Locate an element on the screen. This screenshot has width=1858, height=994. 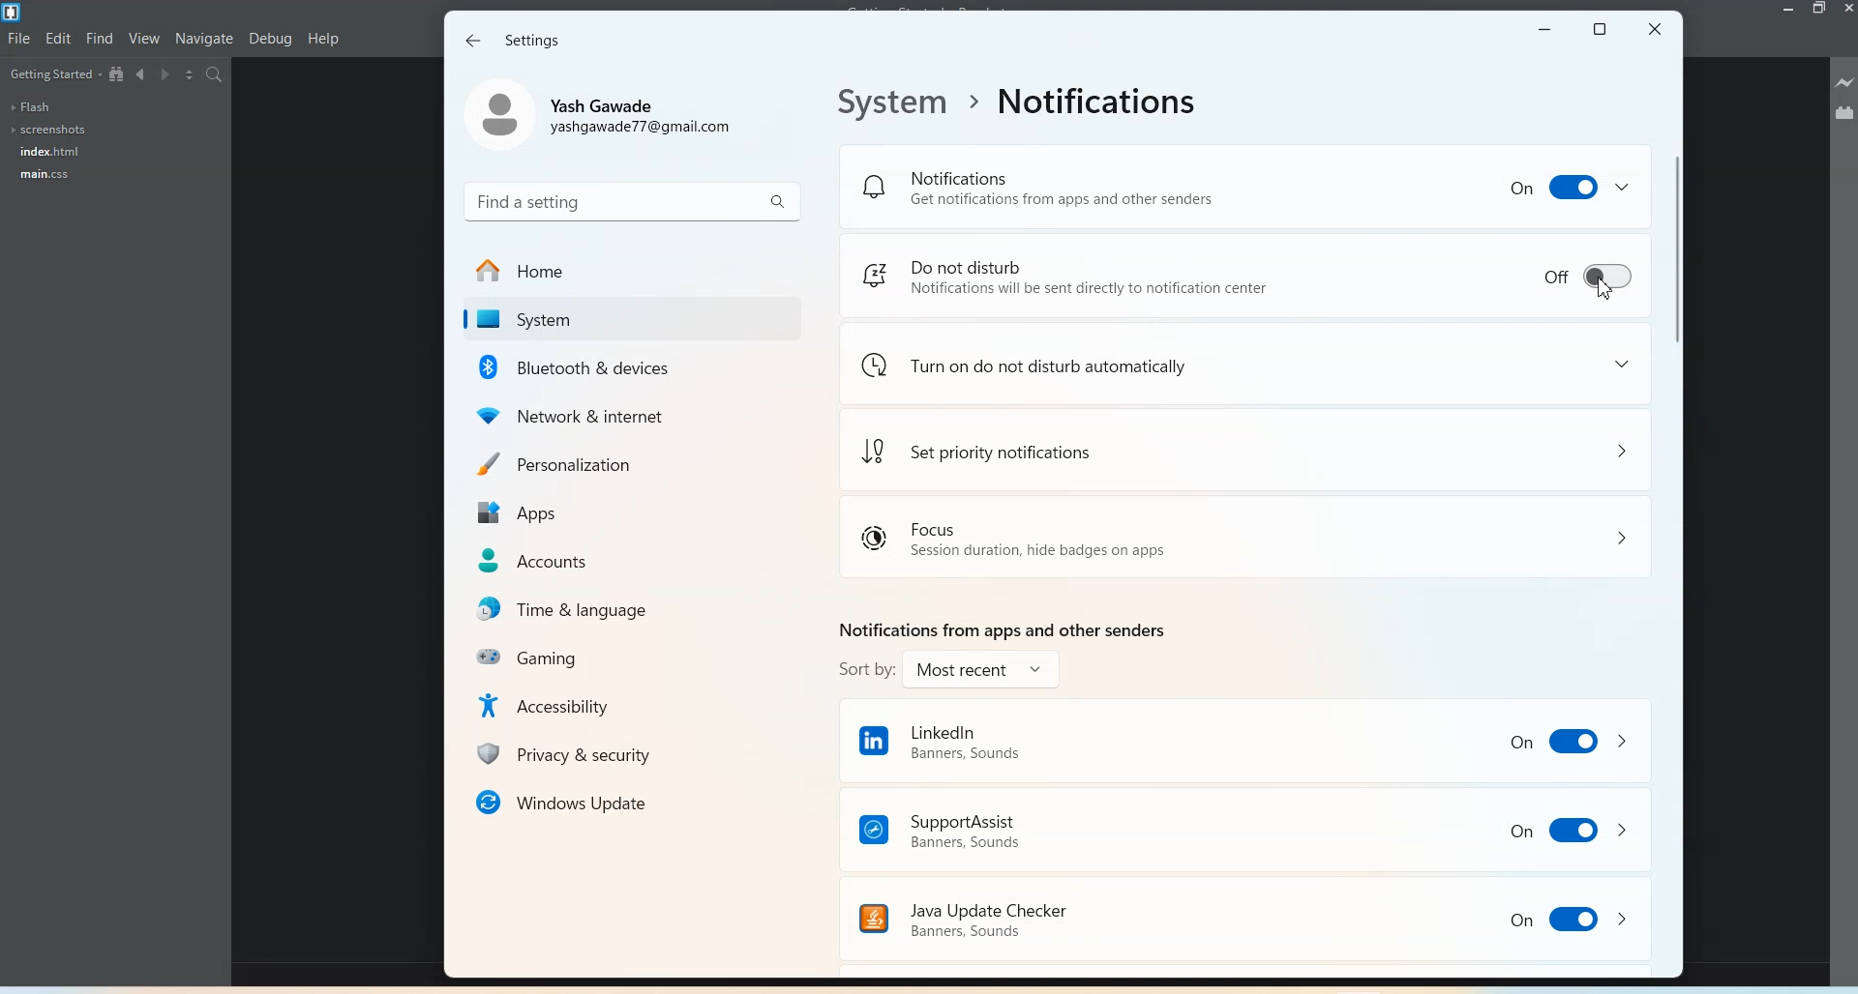
Support Assist is located at coordinates (1244, 828).